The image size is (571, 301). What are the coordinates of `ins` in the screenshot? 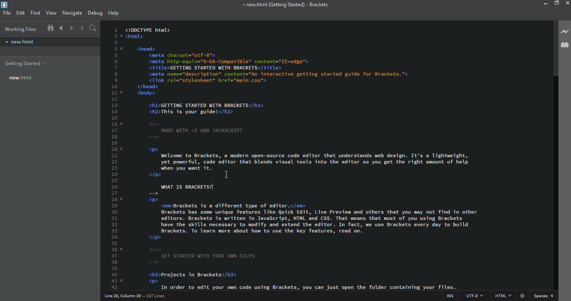 It's located at (449, 295).